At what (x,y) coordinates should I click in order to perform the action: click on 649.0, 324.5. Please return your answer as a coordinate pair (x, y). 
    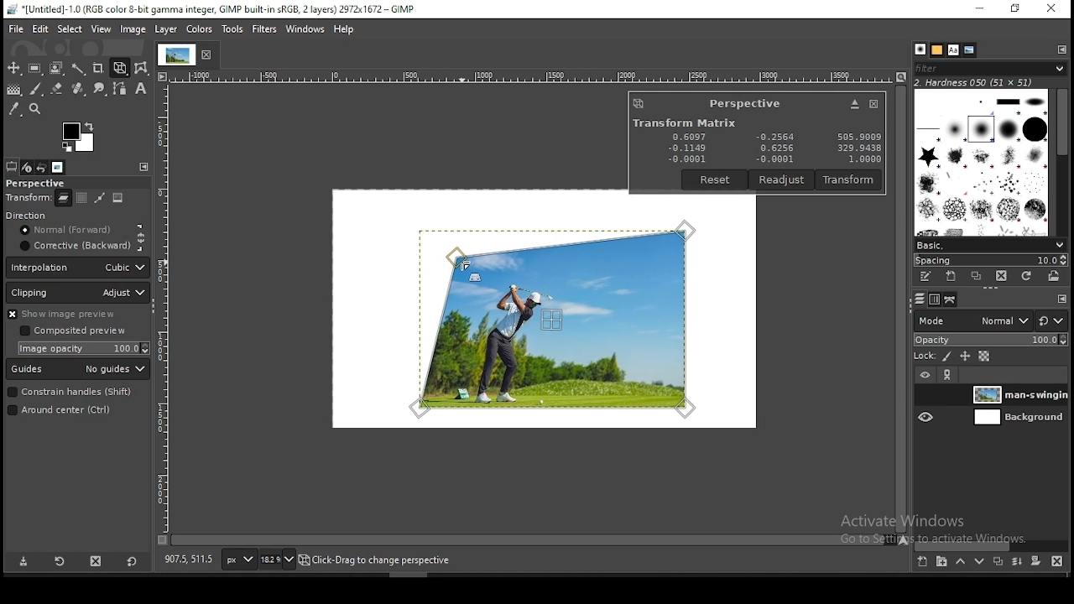
    Looking at the image, I should click on (188, 560).